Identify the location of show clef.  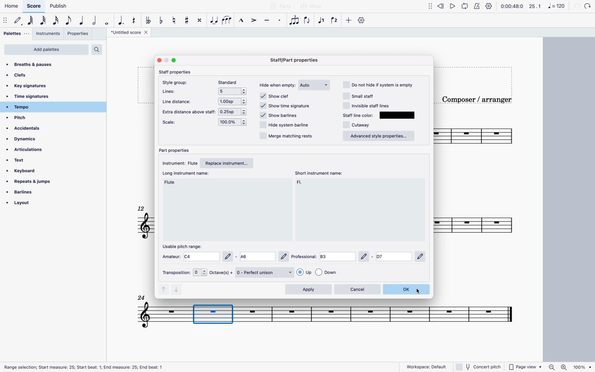
(285, 96).